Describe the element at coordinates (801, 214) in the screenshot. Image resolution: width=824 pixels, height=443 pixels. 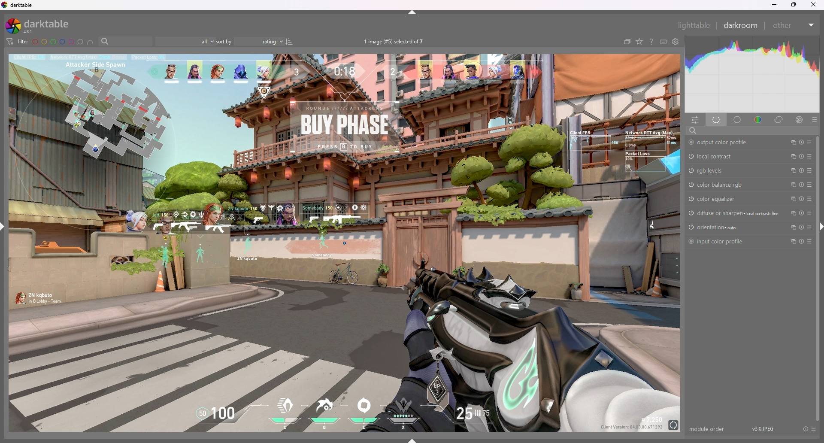
I see `reset` at that location.